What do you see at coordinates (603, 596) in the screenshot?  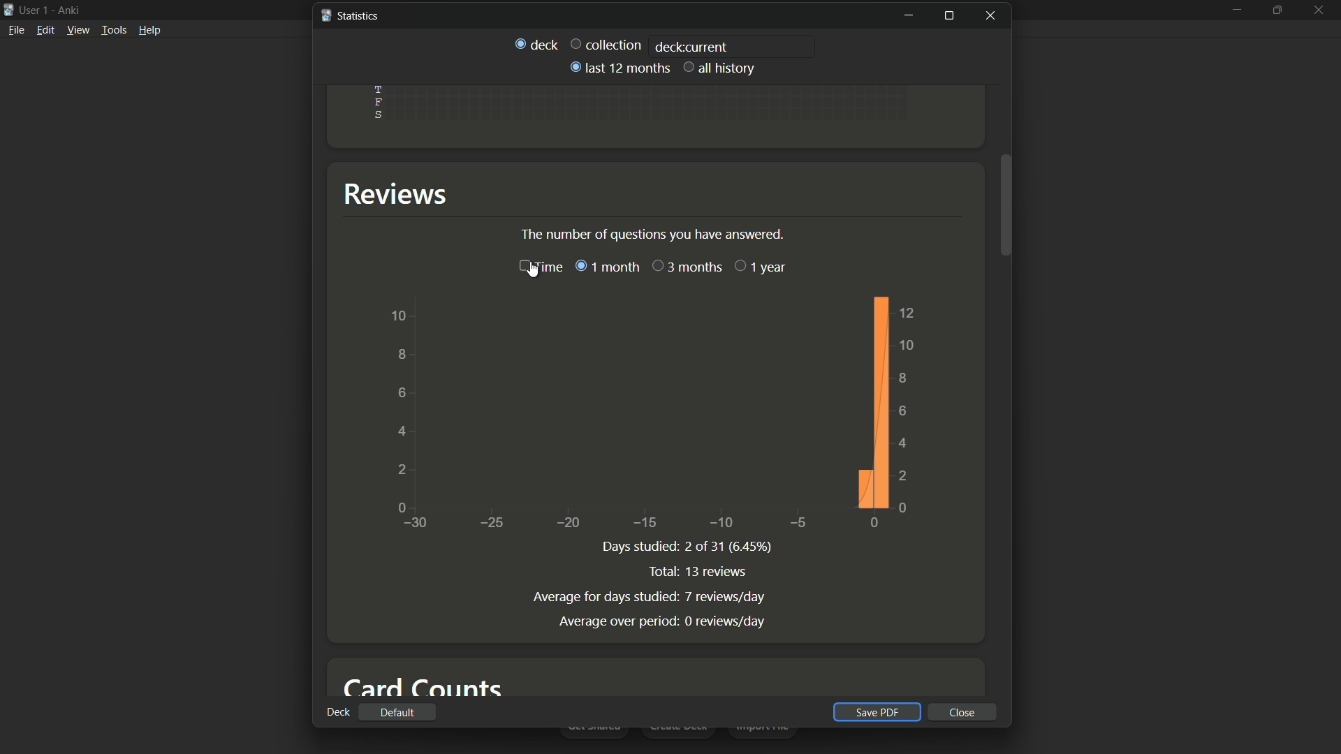 I see `average for days studied` at bounding box center [603, 596].